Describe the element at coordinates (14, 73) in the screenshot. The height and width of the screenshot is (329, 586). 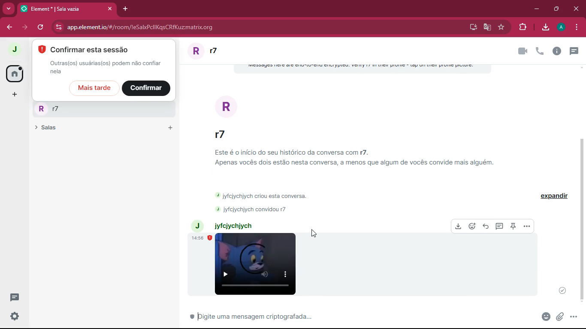
I see `home` at that location.